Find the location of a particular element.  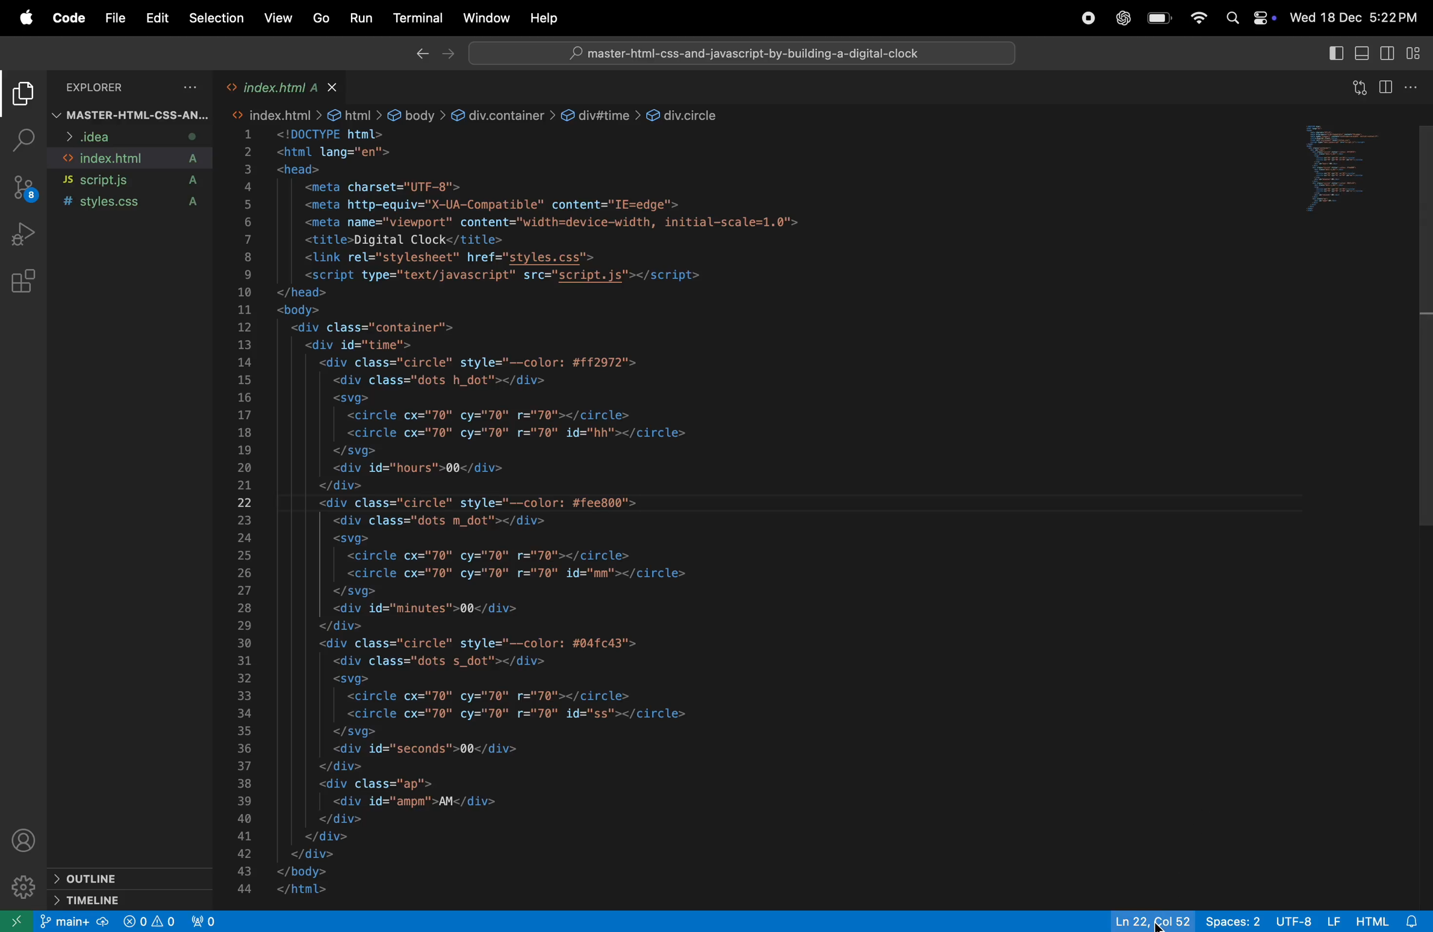

spaces 2 is located at coordinates (1231, 921).